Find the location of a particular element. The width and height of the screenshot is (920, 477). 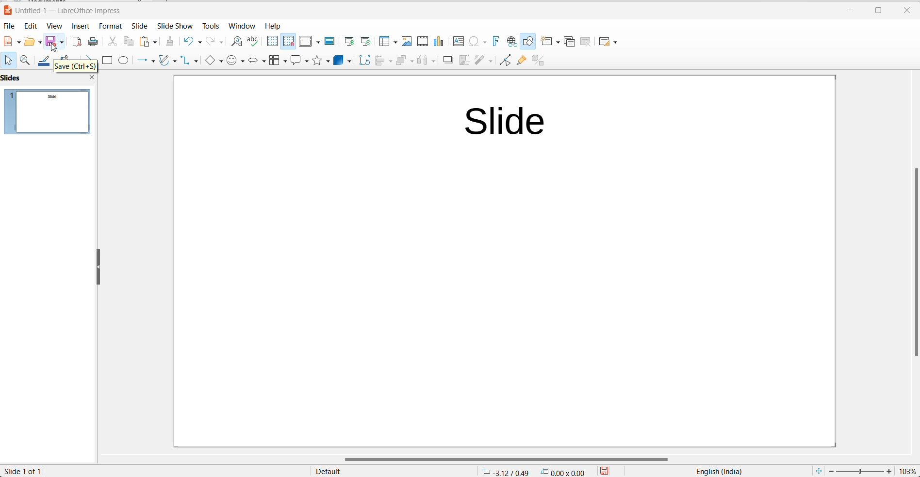

connectors is located at coordinates (190, 62).